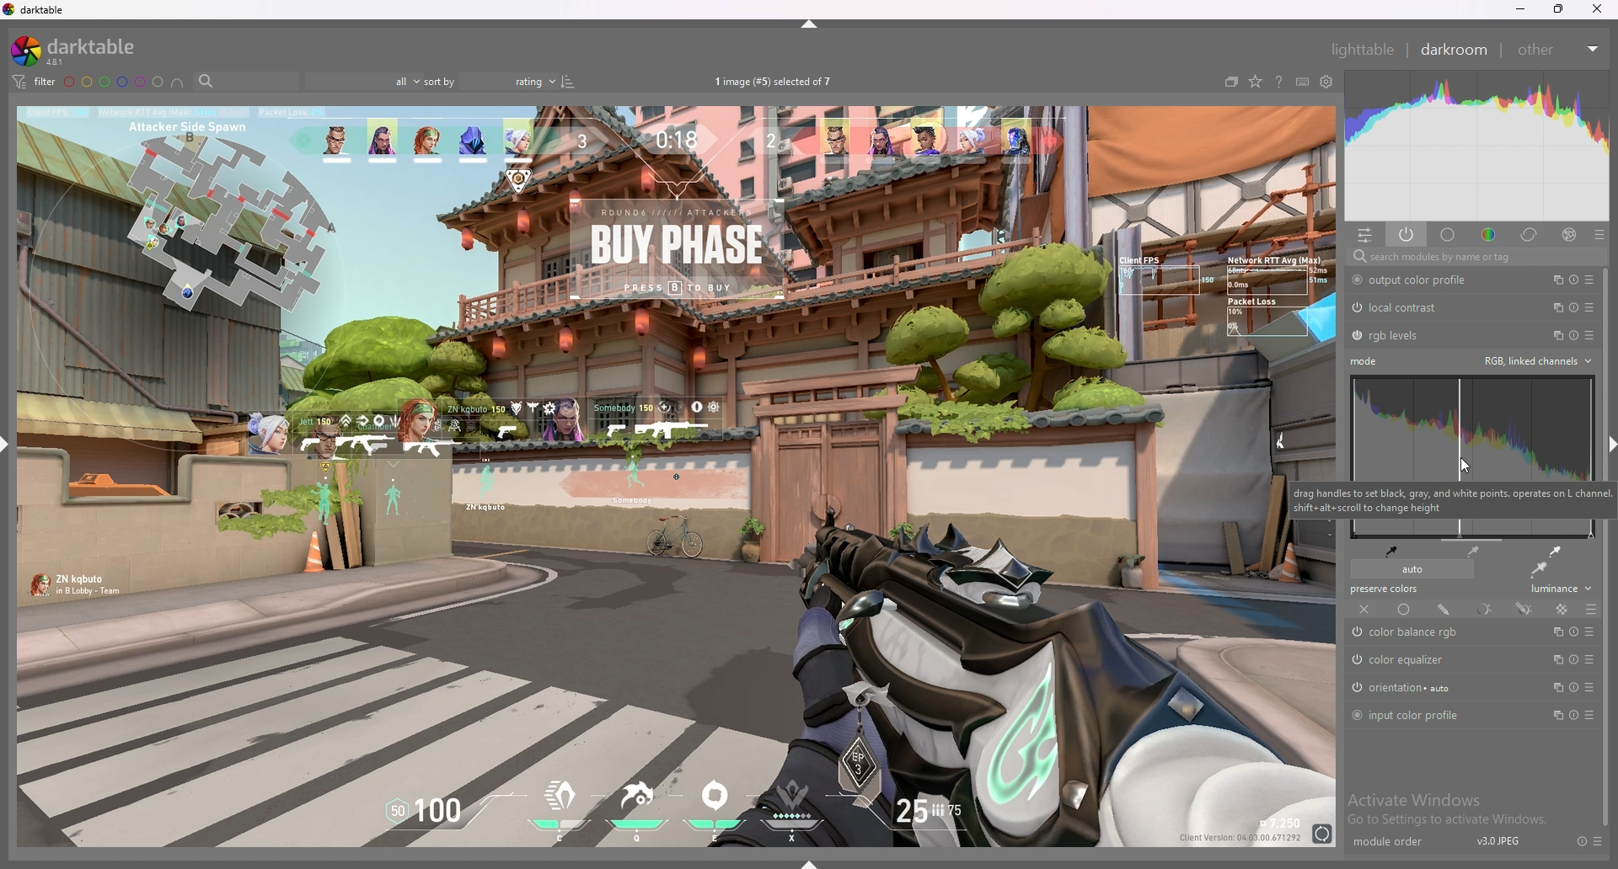 The width and height of the screenshot is (1618, 869). I want to click on minimize, so click(1521, 9).